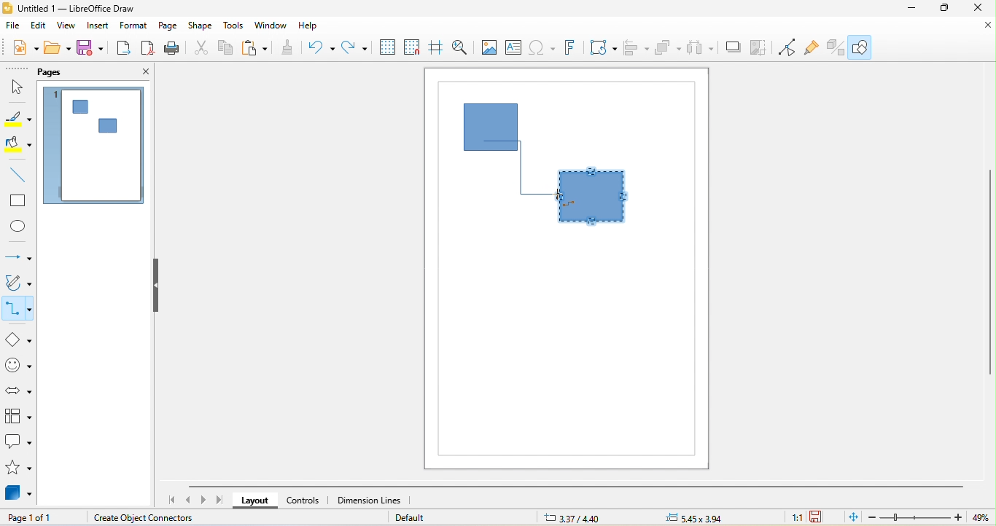  I want to click on edit, so click(42, 25).